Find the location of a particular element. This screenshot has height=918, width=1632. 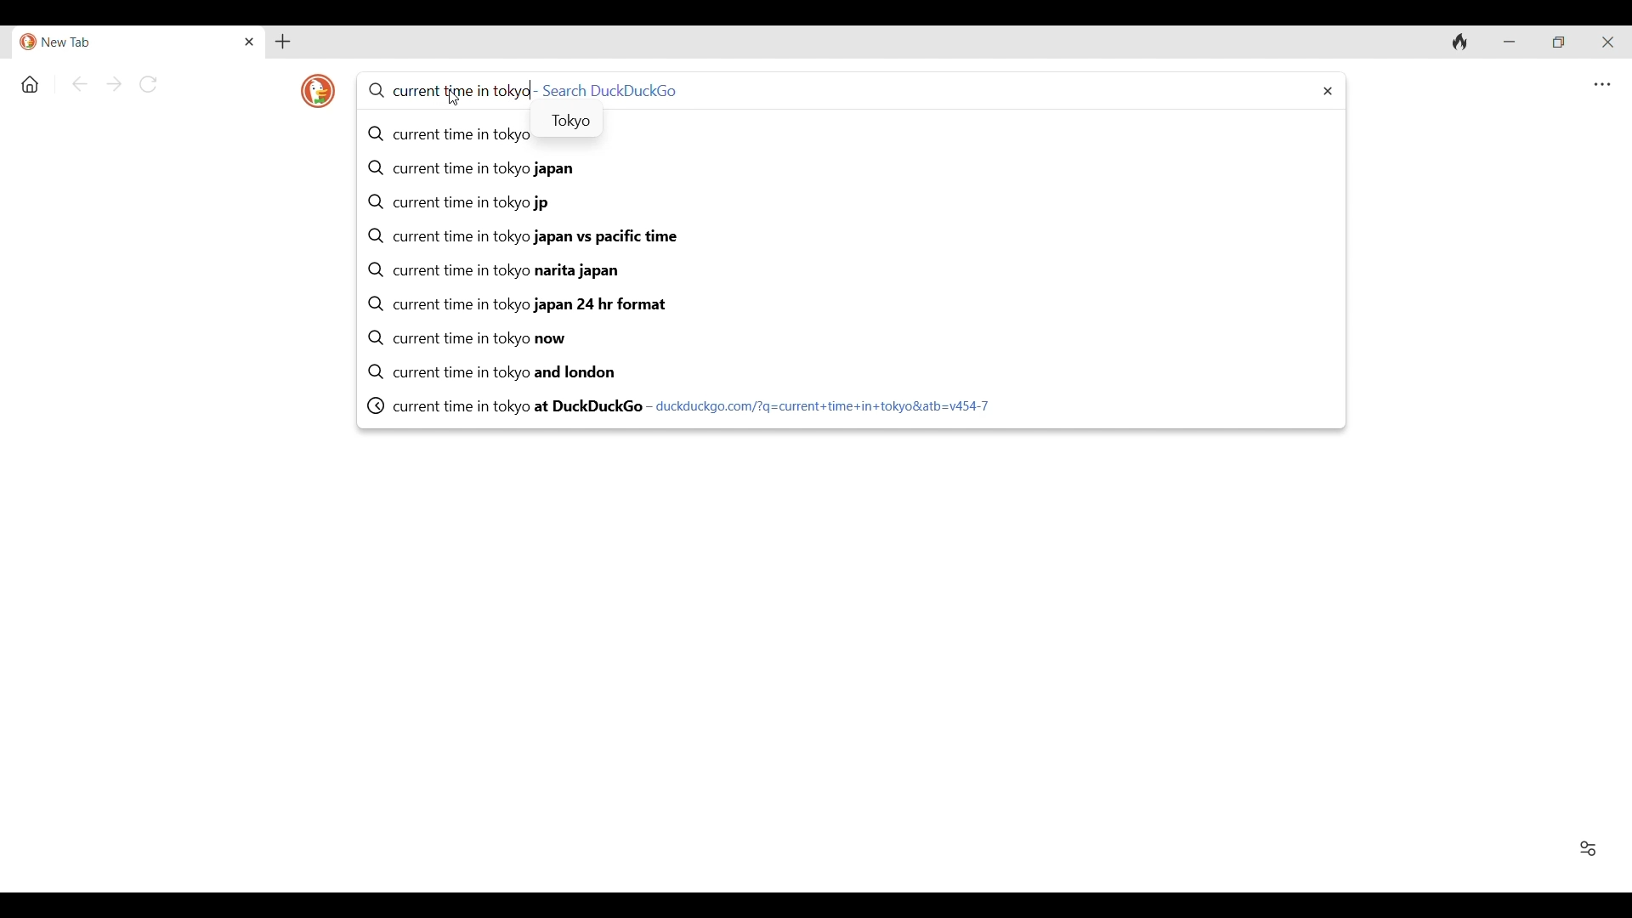

current time in tokyo jp is located at coordinates (457, 201).